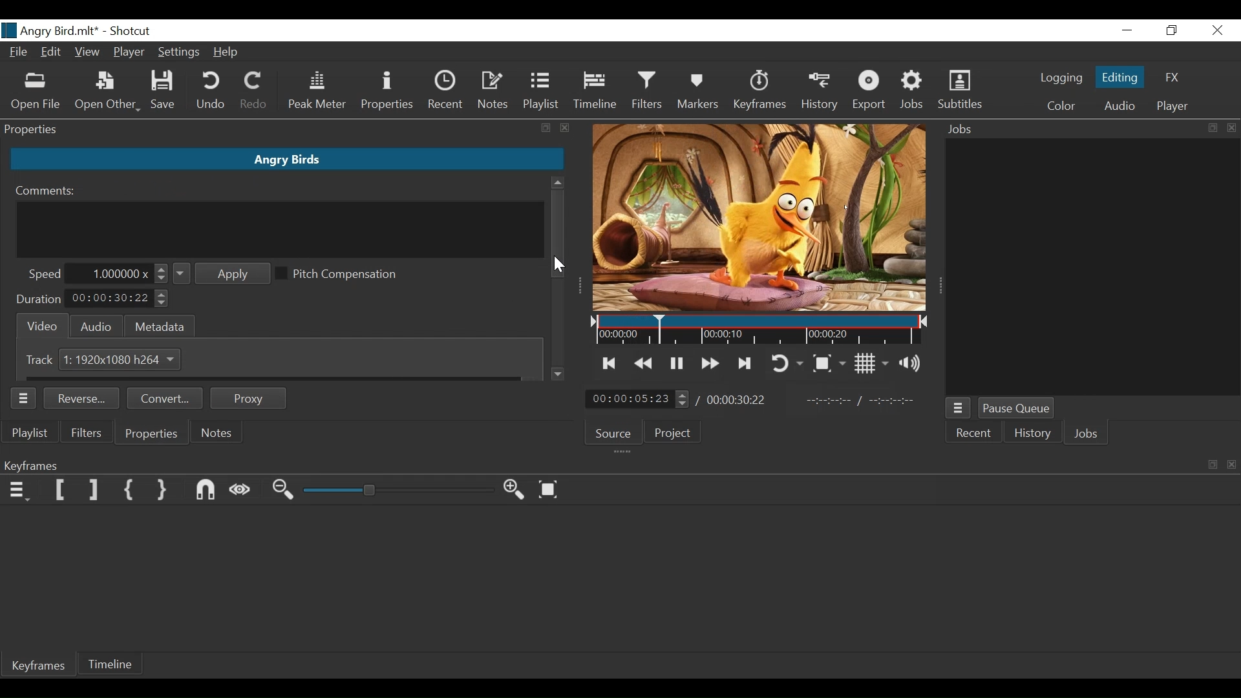 This screenshot has height=698, width=1241. What do you see at coordinates (1087, 434) in the screenshot?
I see `Jobs` at bounding box center [1087, 434].